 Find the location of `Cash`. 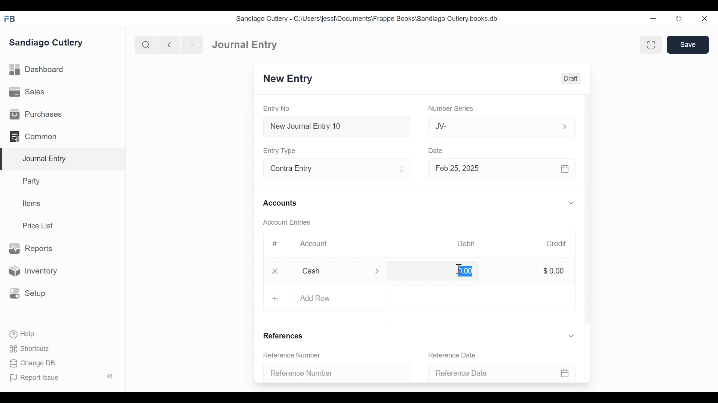

Cash is located at coordinates (333, 271).